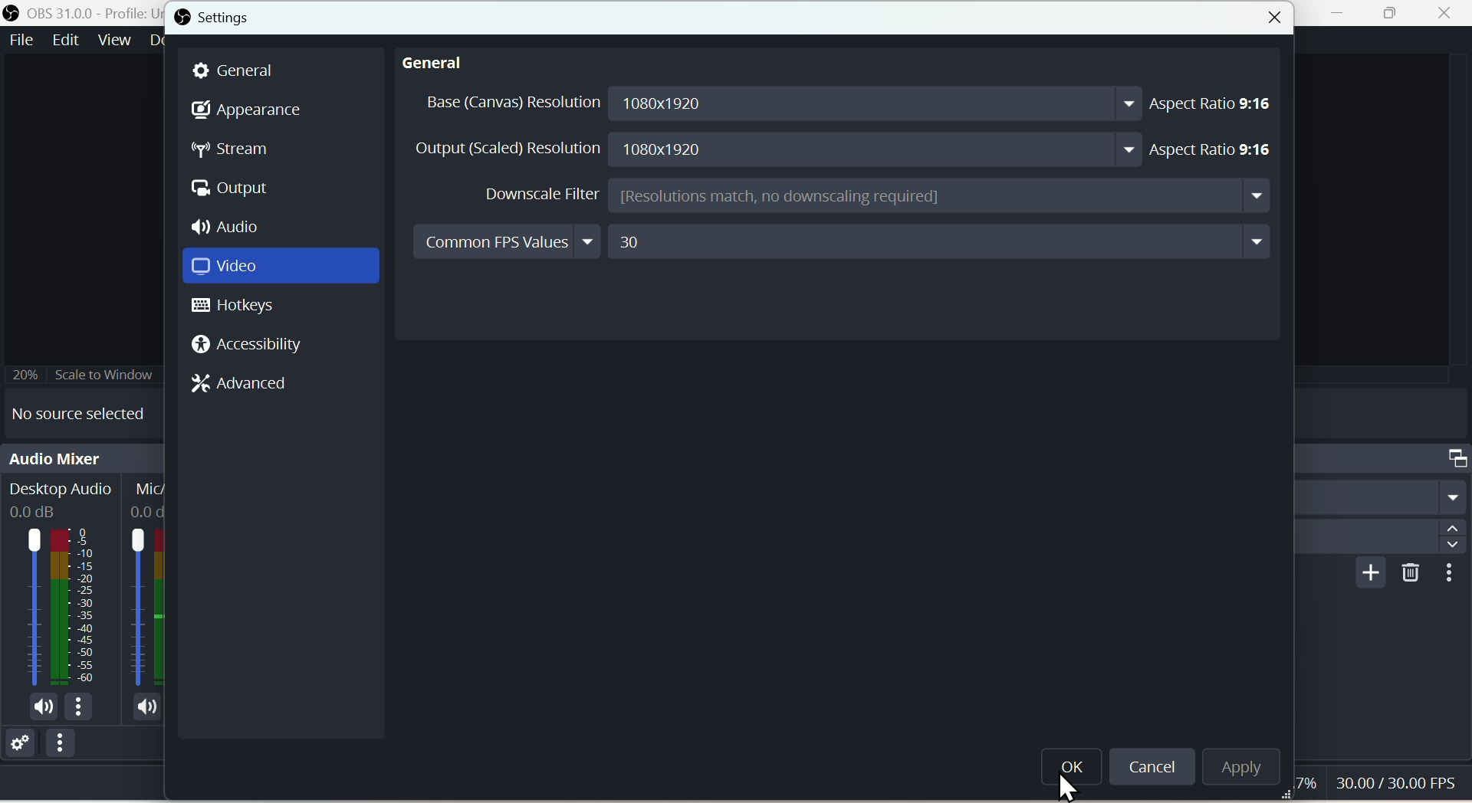 This screenshot has width=1472, height=803. Describe the element at coordinates (1221, 144) in the screenshot. I see `Aspect ratio 9: 16` at that location.